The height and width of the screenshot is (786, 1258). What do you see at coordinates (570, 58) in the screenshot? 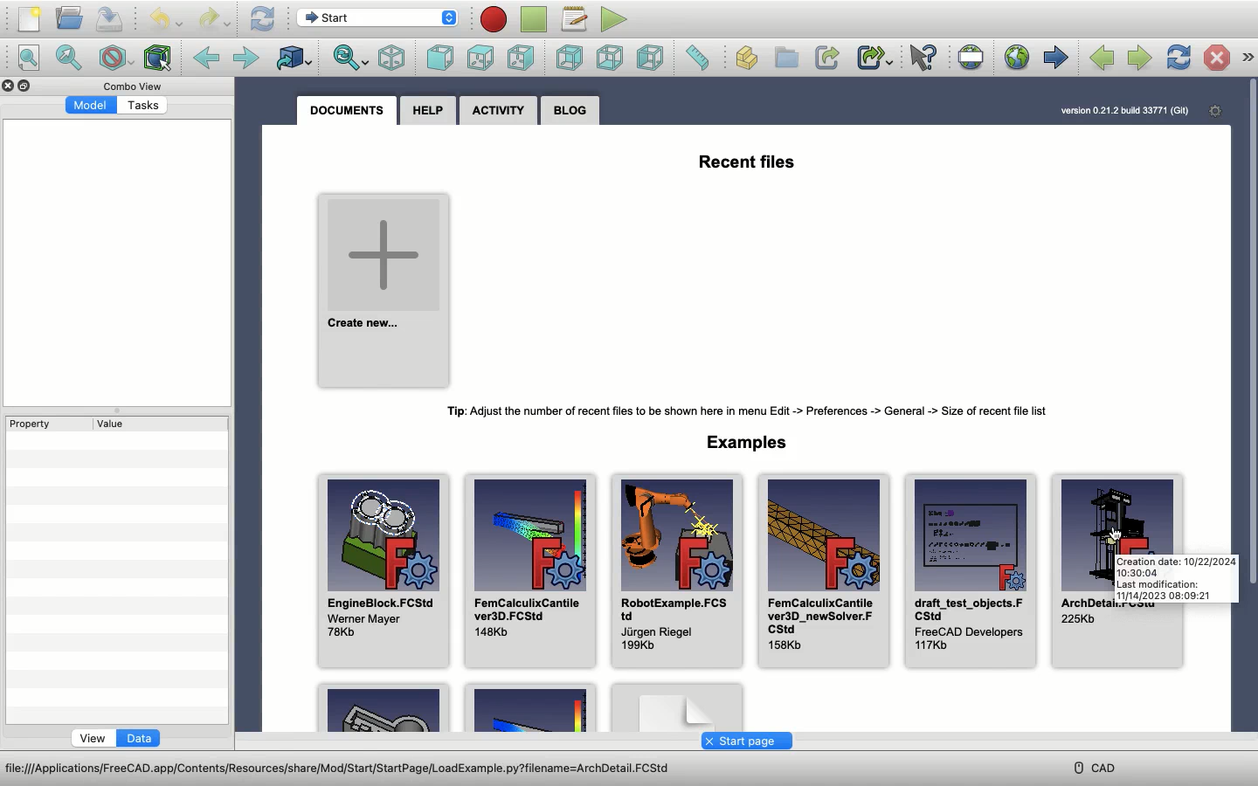
I see `Rear` at bounding box center [570, 58].